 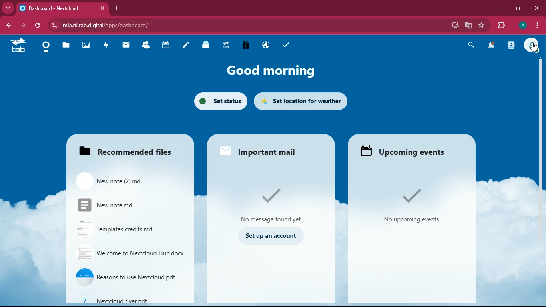 I want to click on layers, so click(x=206, y=46).